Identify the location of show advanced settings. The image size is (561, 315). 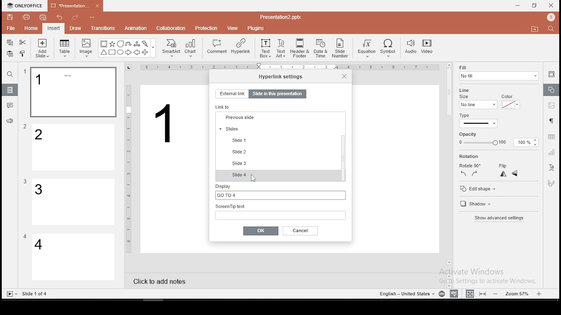
(498, 219).